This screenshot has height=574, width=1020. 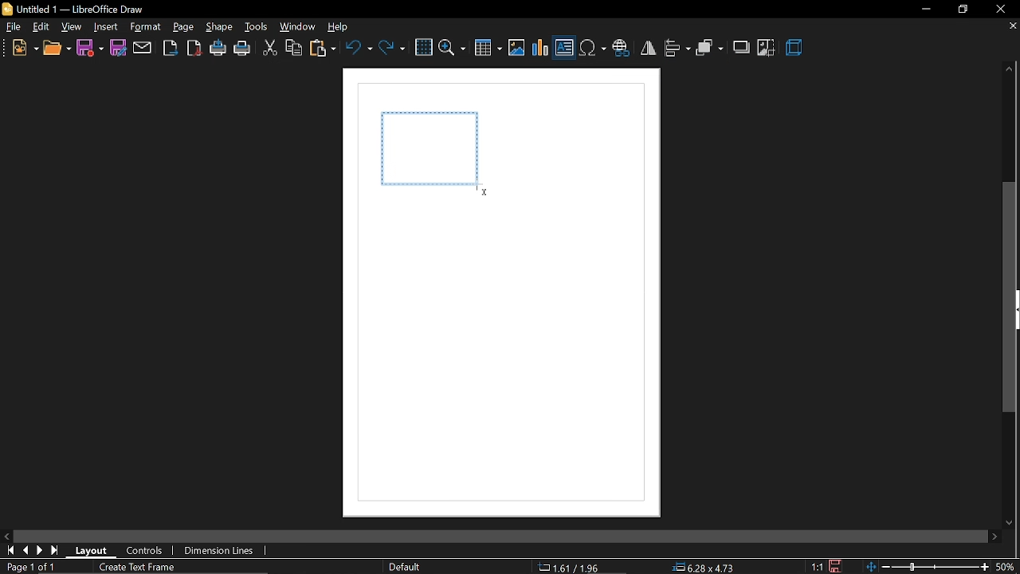 What do you see at coordinates (392, 47) in the screenshot?
I see `redo` at bounding box center [392, 47].